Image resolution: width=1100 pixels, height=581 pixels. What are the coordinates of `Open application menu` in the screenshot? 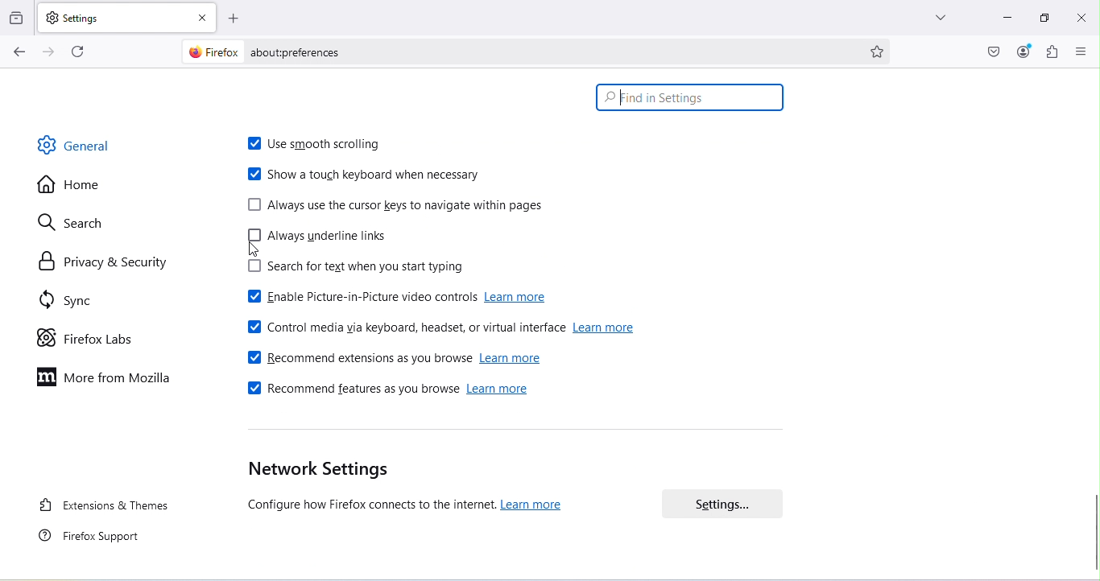 It's located at (1079, 52).